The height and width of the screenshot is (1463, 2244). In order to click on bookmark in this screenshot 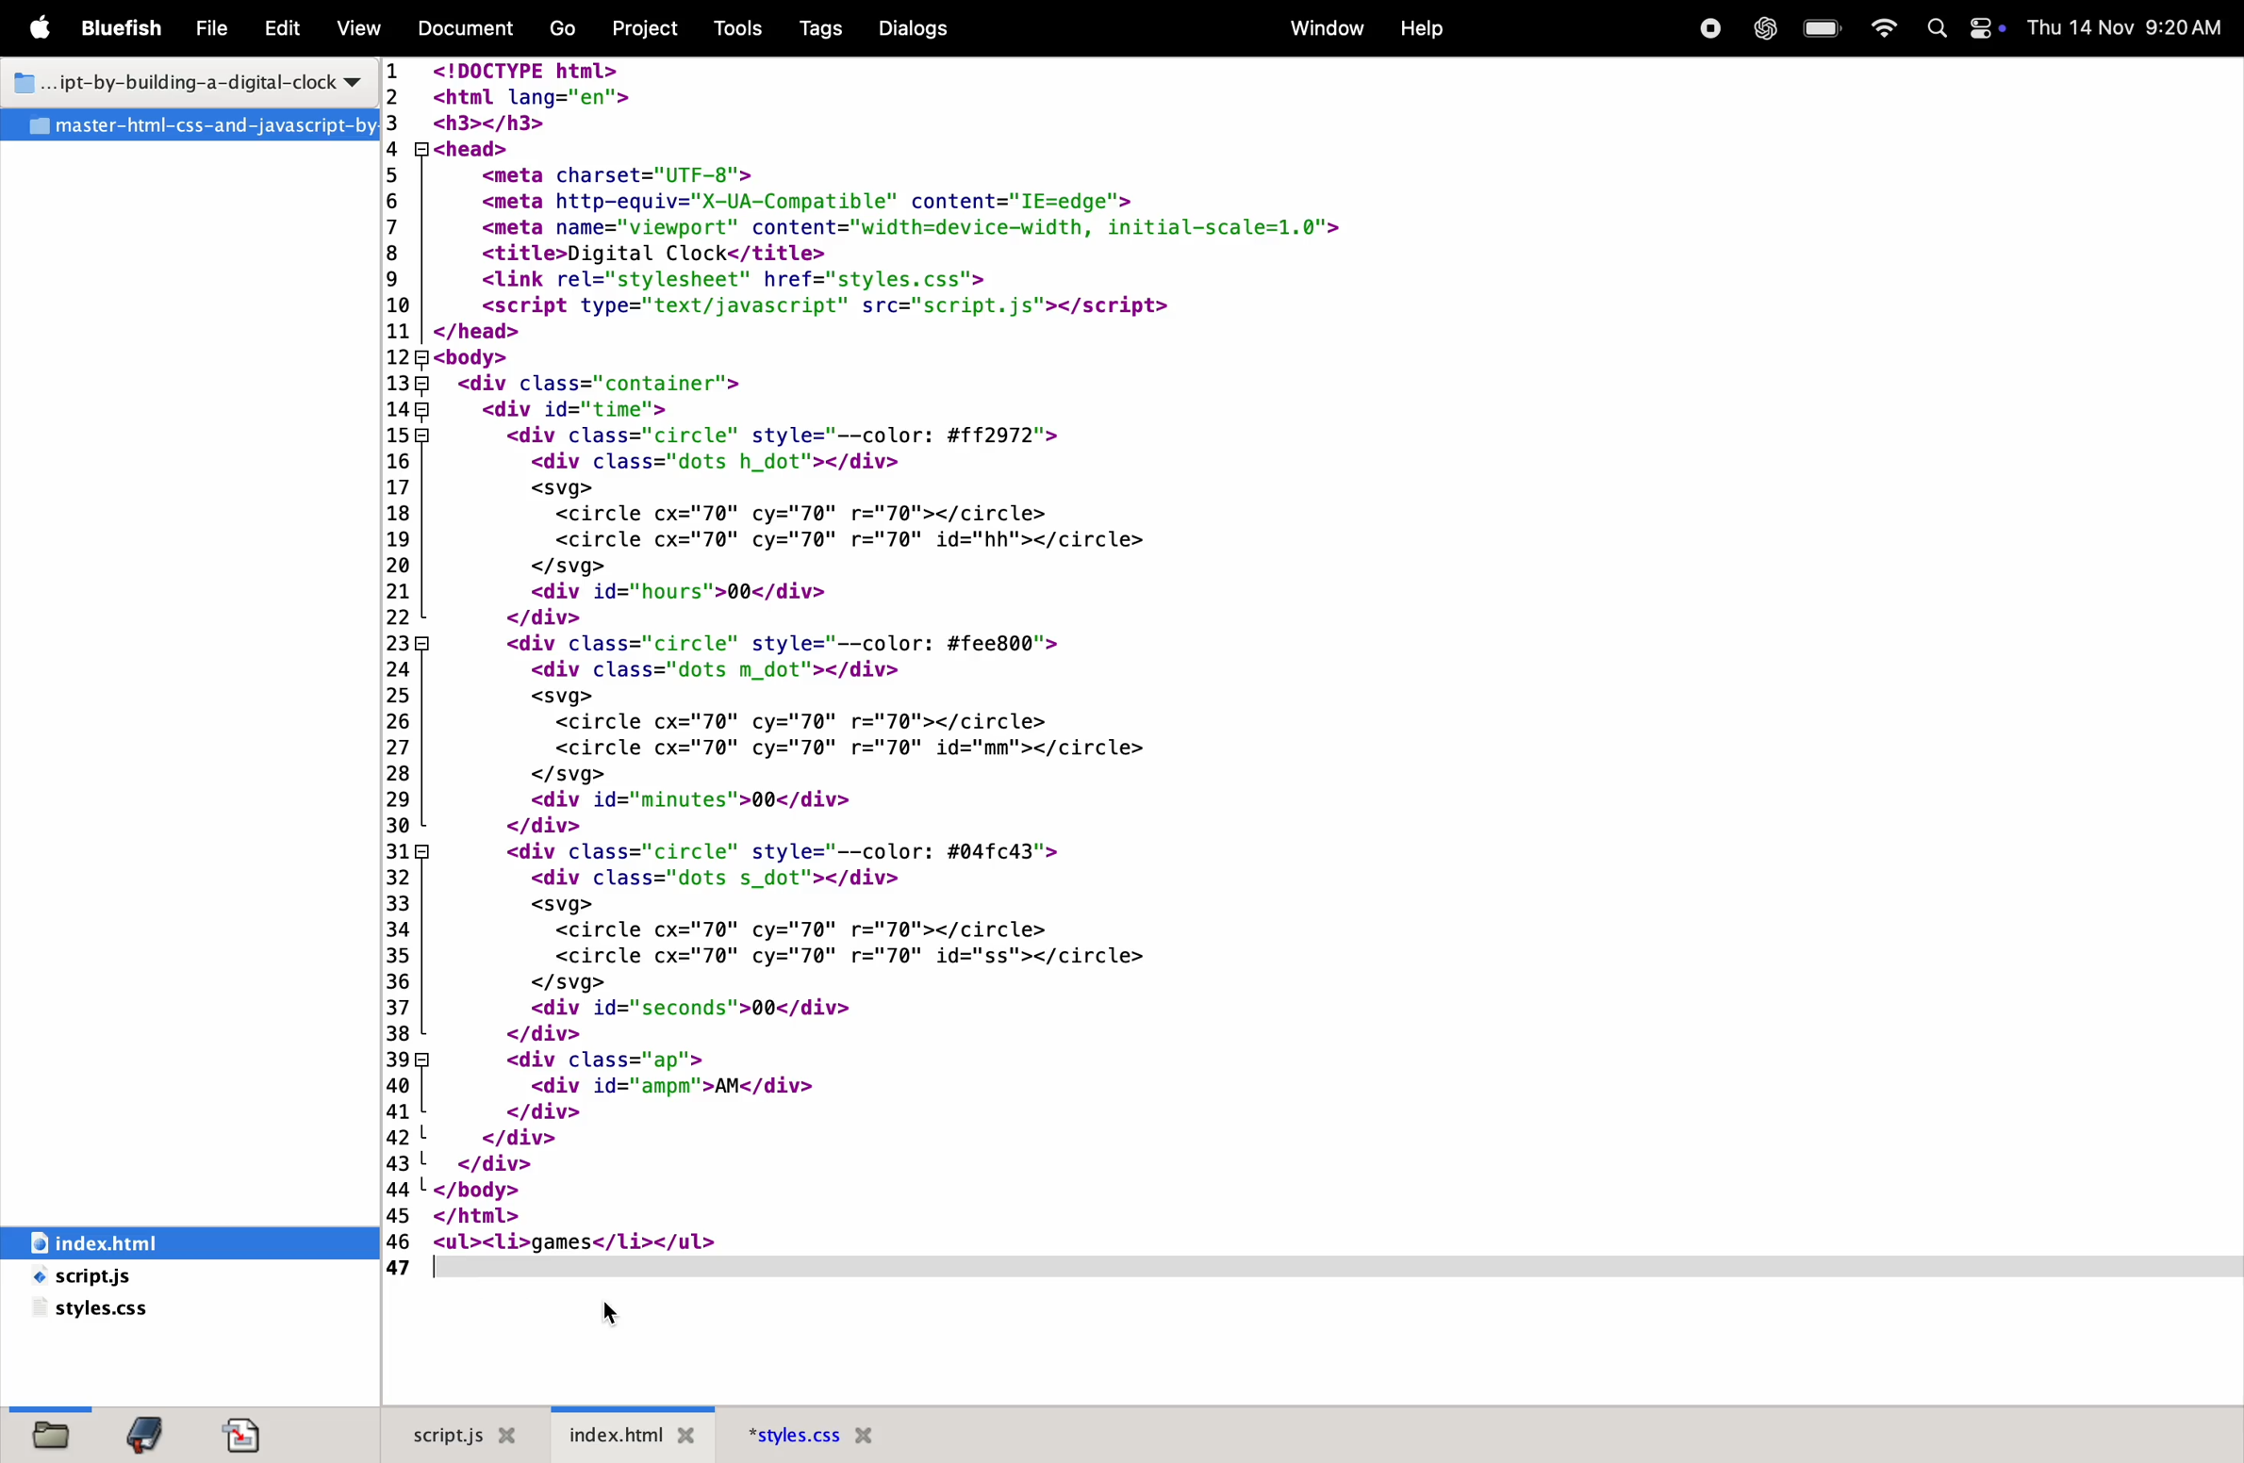, I will do `click(153, 1434)`.